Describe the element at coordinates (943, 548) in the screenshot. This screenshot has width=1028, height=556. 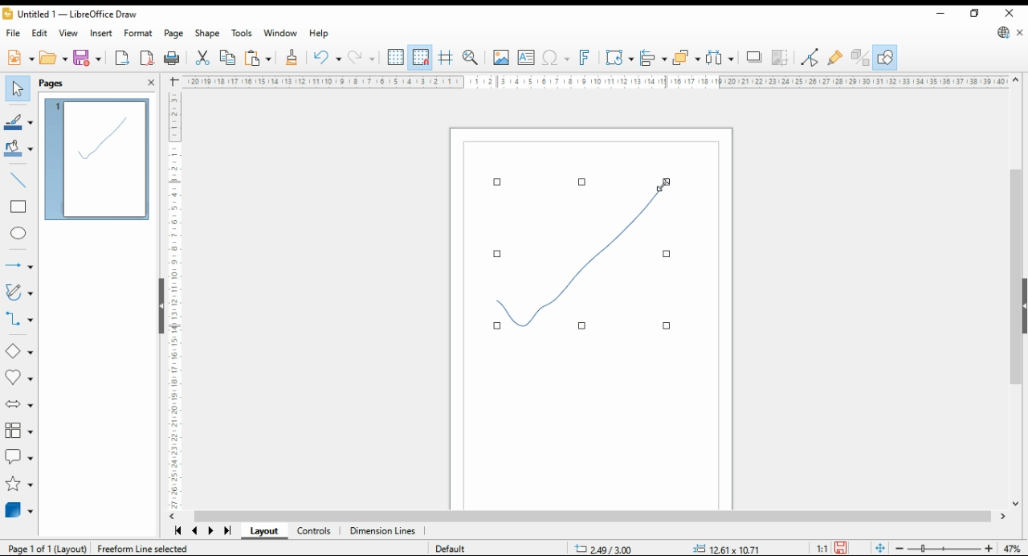
I see `zoom slider` at that location.